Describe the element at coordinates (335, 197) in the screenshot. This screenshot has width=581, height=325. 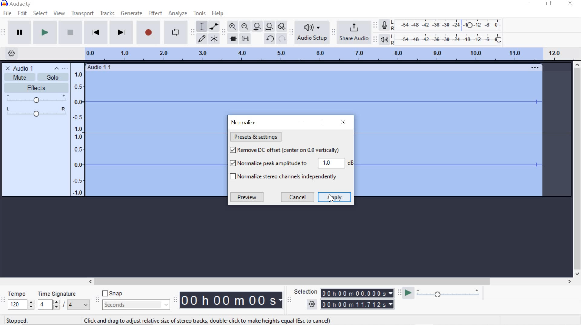
I see `apply` at that location.